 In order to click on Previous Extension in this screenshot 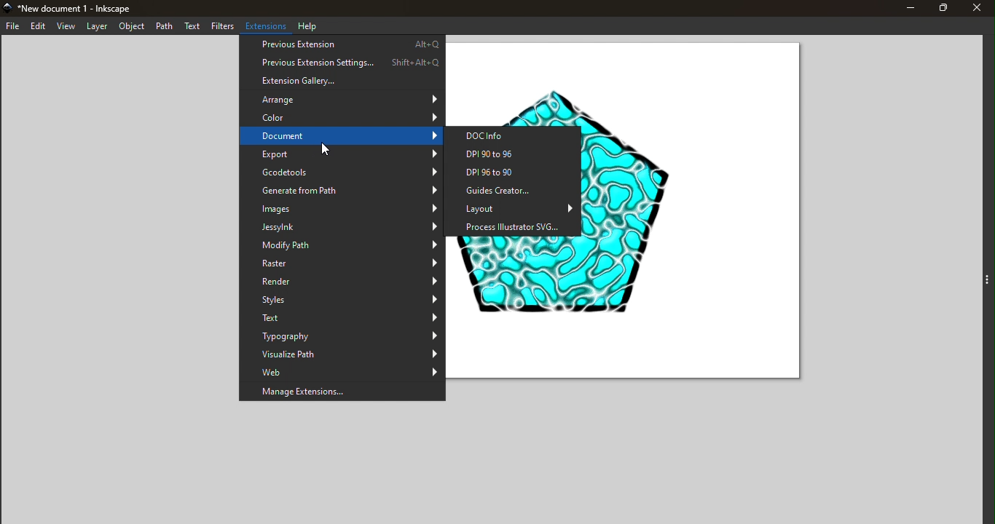, I will do `click(342, 44)`.